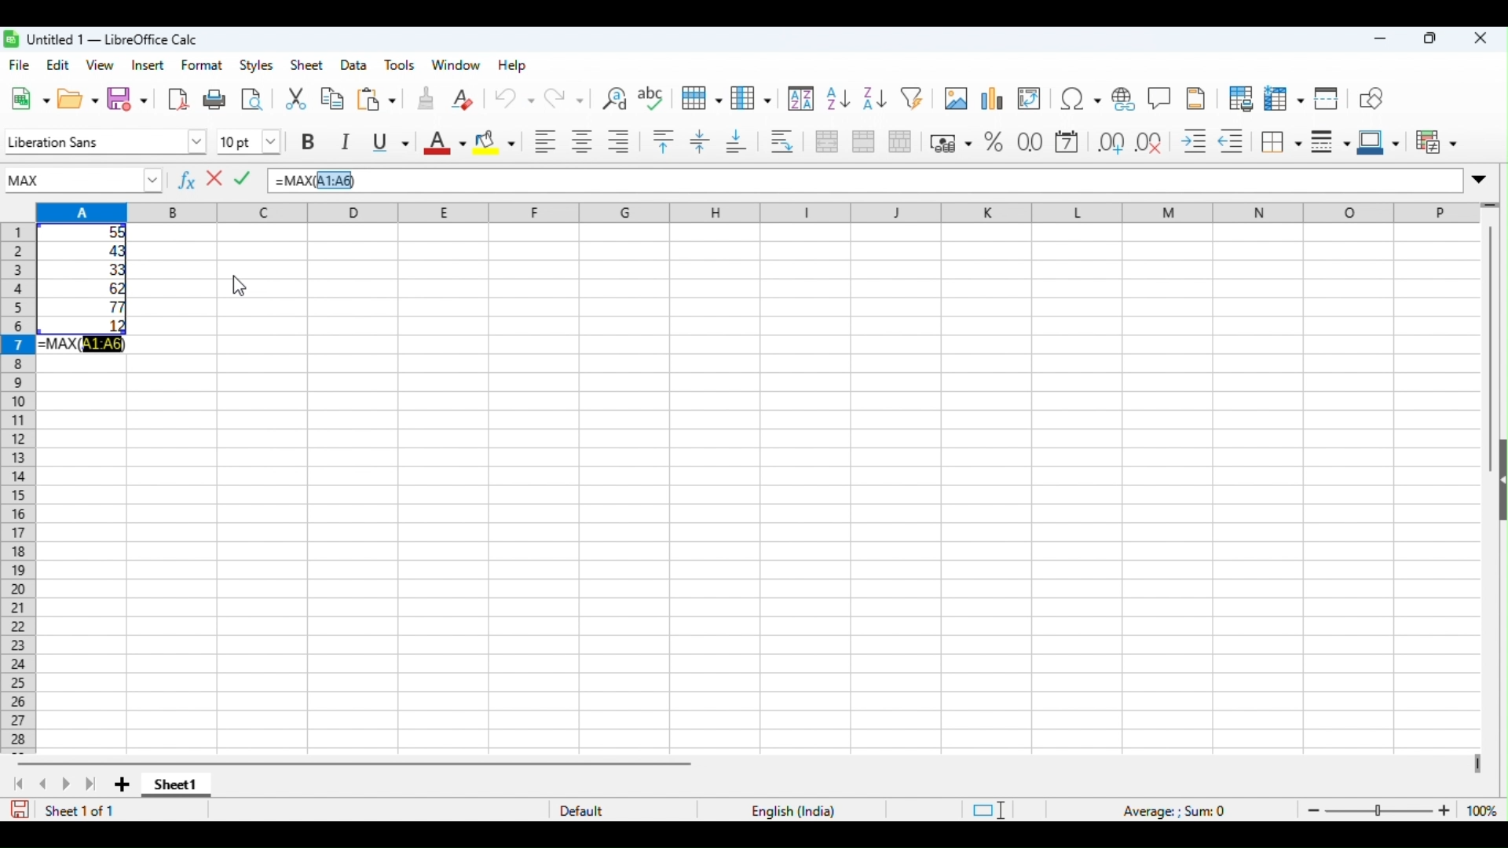  What do you see at coordinates (512, 100) in the screenshot?
I see `undo` at bounding box center [512, 100].